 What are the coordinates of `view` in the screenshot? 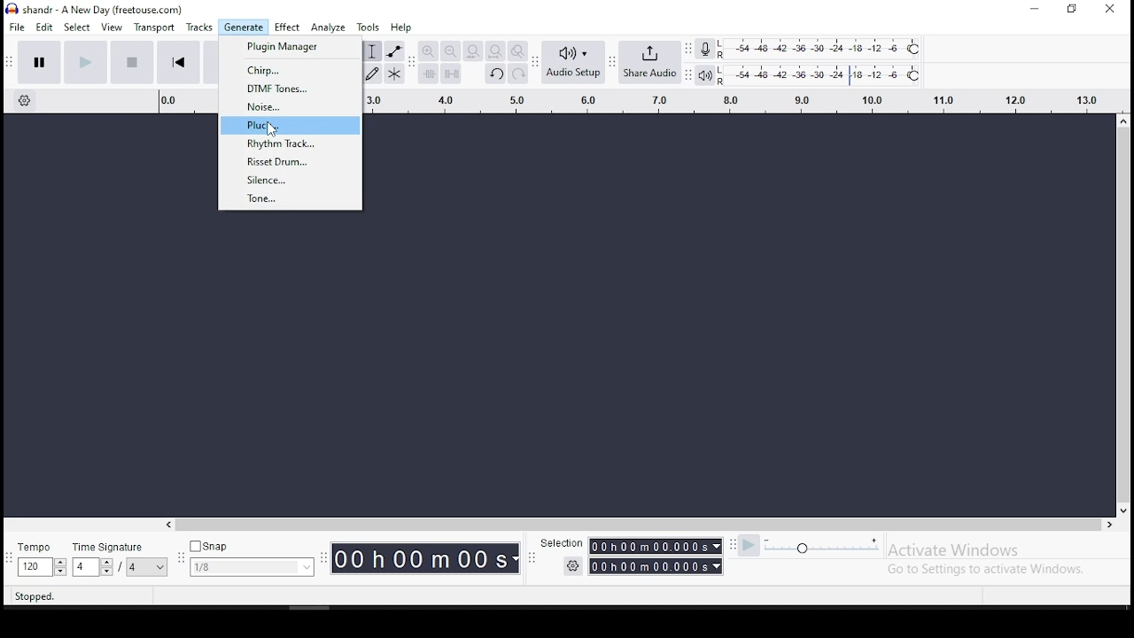 It's located at (111, 27).